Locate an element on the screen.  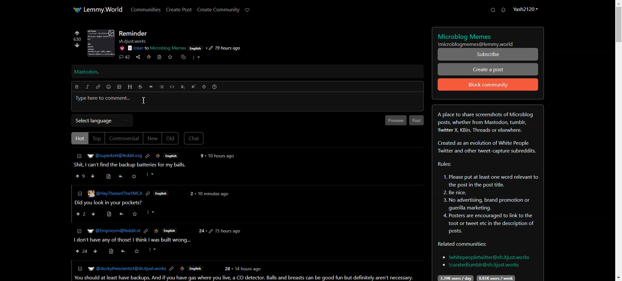
English is located at coordinates (195, 269).